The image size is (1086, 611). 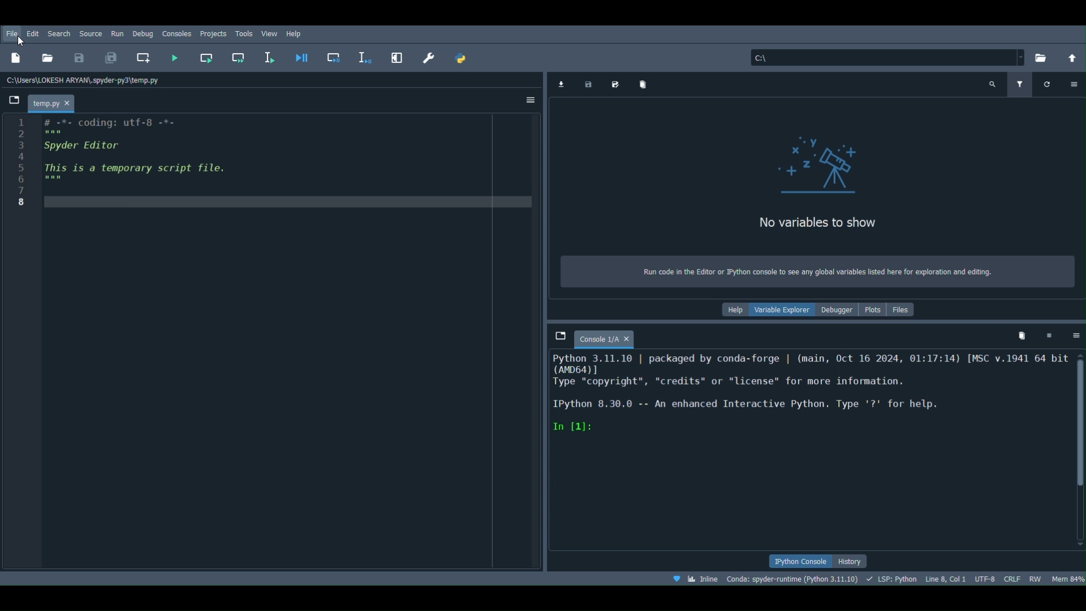 I want to click on History, so click(x=851, y=562).